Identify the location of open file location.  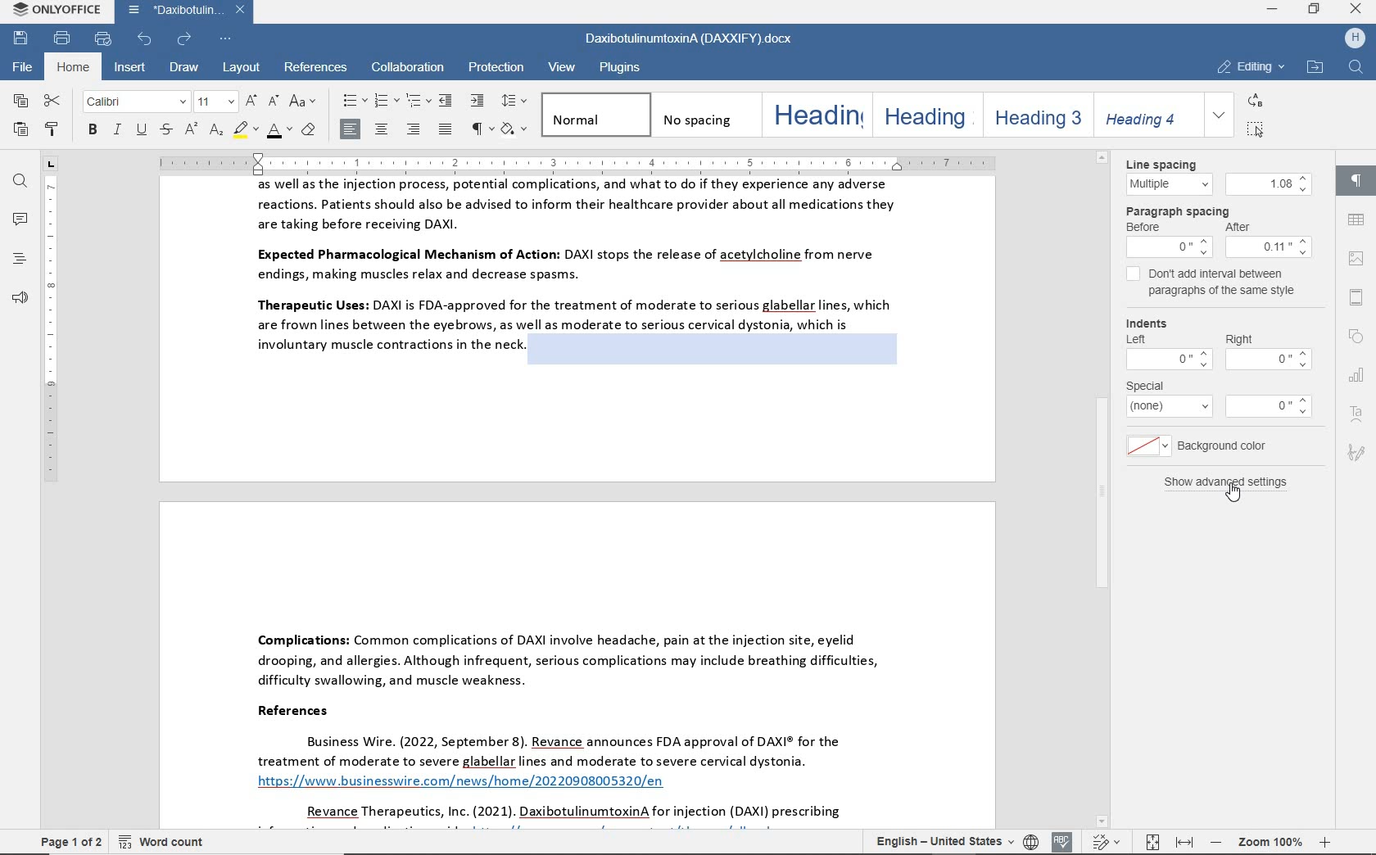
(1315, 68).